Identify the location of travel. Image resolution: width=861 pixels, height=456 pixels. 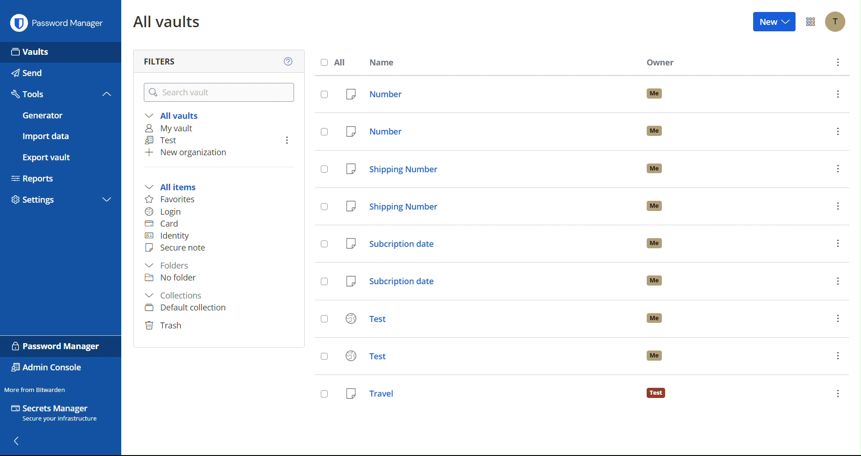
(487, 392).